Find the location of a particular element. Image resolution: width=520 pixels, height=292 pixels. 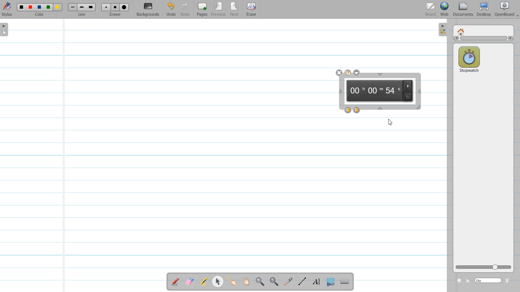

close is located at coordinates (339, 72).